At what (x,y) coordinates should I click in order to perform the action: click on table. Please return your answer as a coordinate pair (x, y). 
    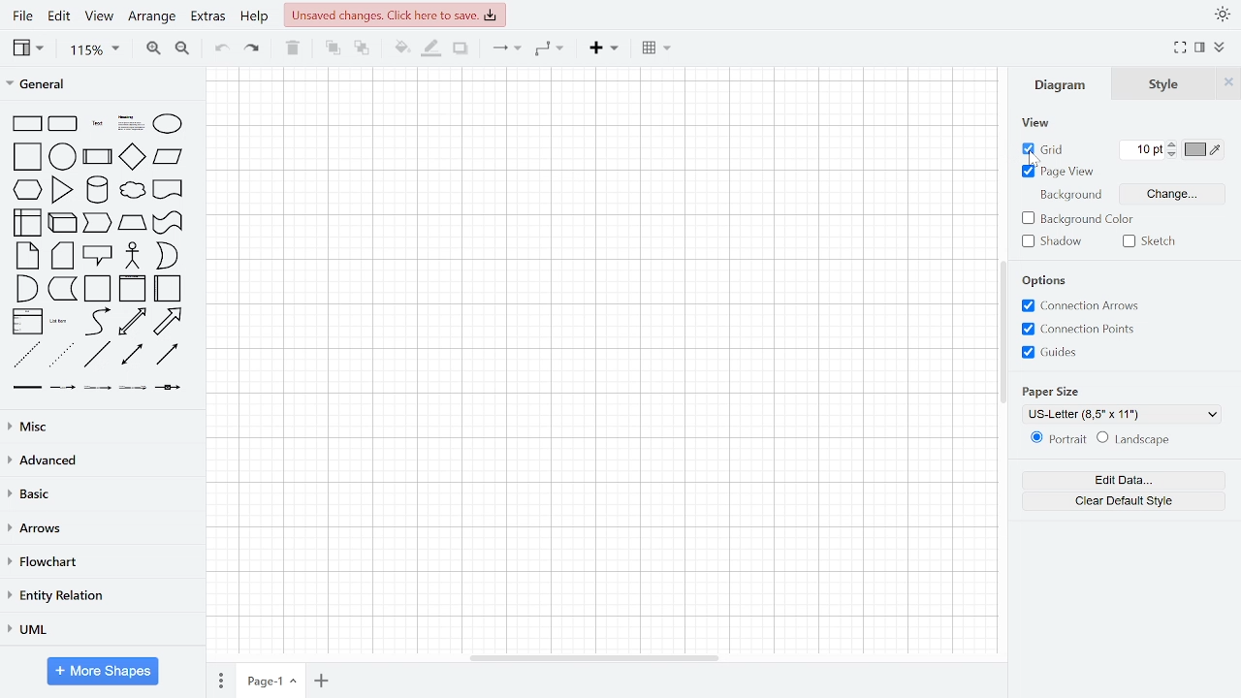
    Looking at the image, I should click on (657, 47).